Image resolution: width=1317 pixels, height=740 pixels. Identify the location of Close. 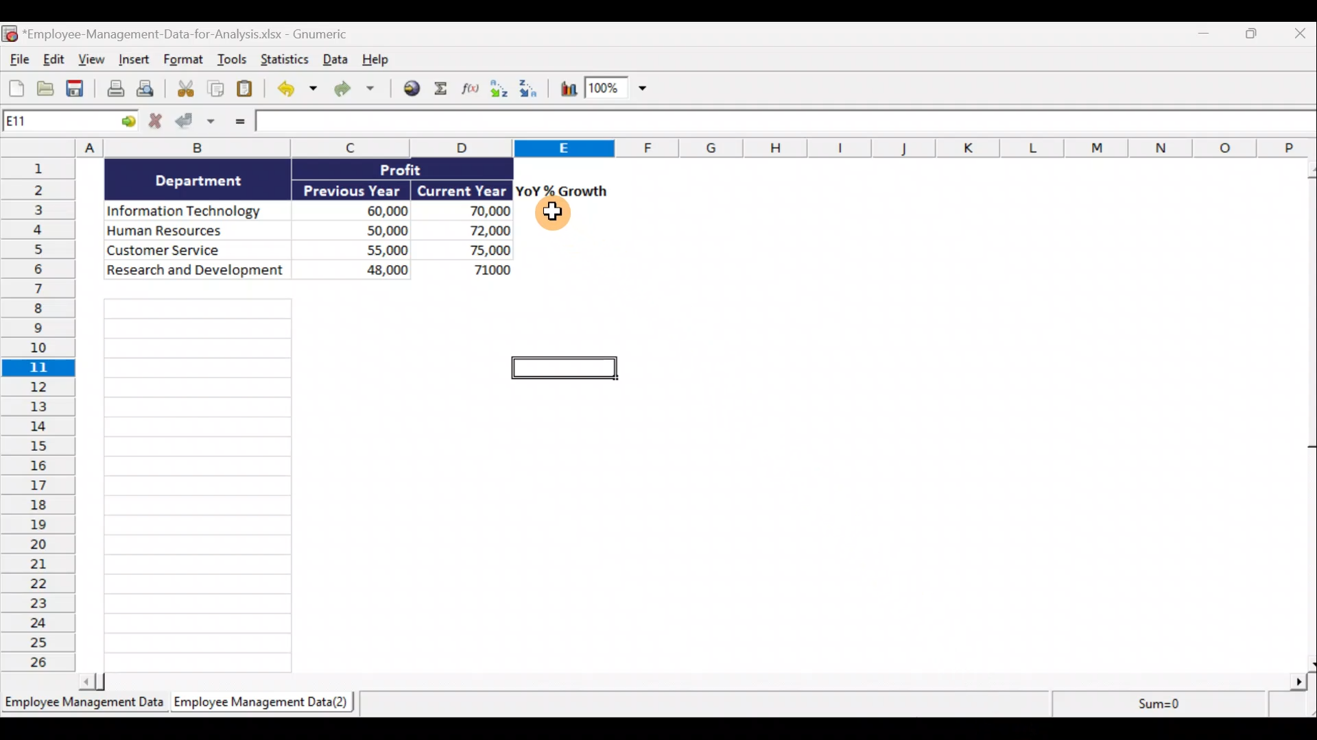
(1300, 33).